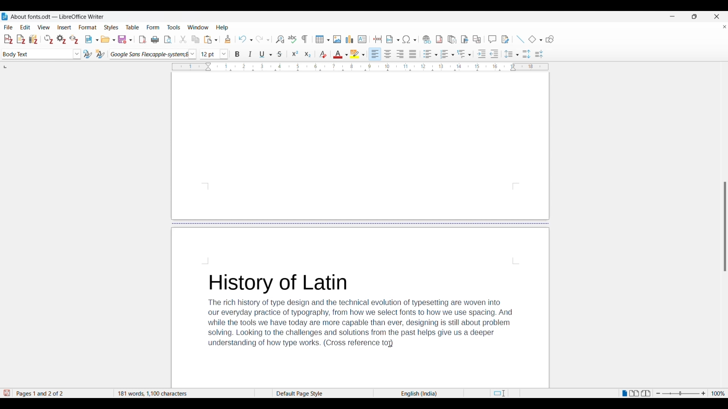 This screenshot has height=409, width=728. Describe the element at coordinates (88, 27) in the screenshot. I see `Format menu` at that location.